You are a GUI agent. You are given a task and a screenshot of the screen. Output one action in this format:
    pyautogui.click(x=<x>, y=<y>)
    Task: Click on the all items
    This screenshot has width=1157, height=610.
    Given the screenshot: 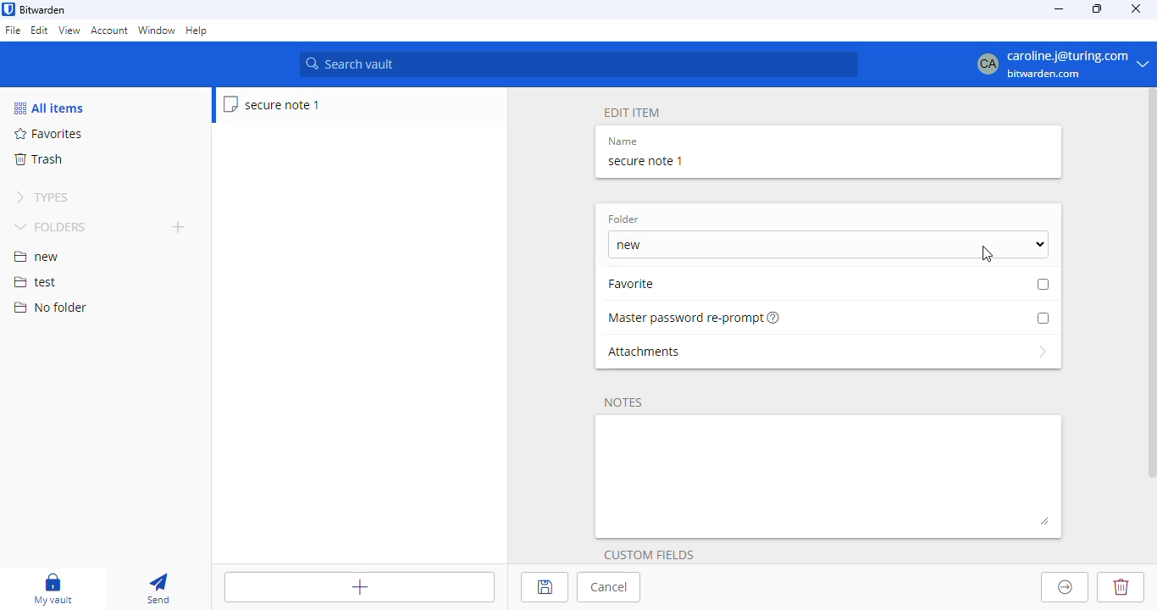 What is the action you would take?
    pyautogui.click(x=48, y=108)
    